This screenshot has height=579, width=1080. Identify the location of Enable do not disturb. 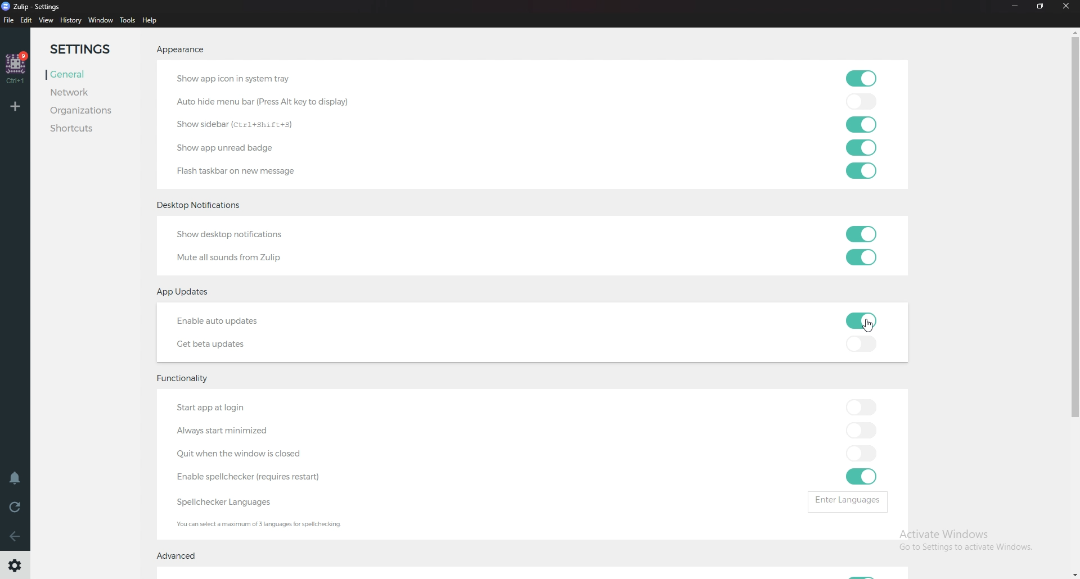
(15, 477).